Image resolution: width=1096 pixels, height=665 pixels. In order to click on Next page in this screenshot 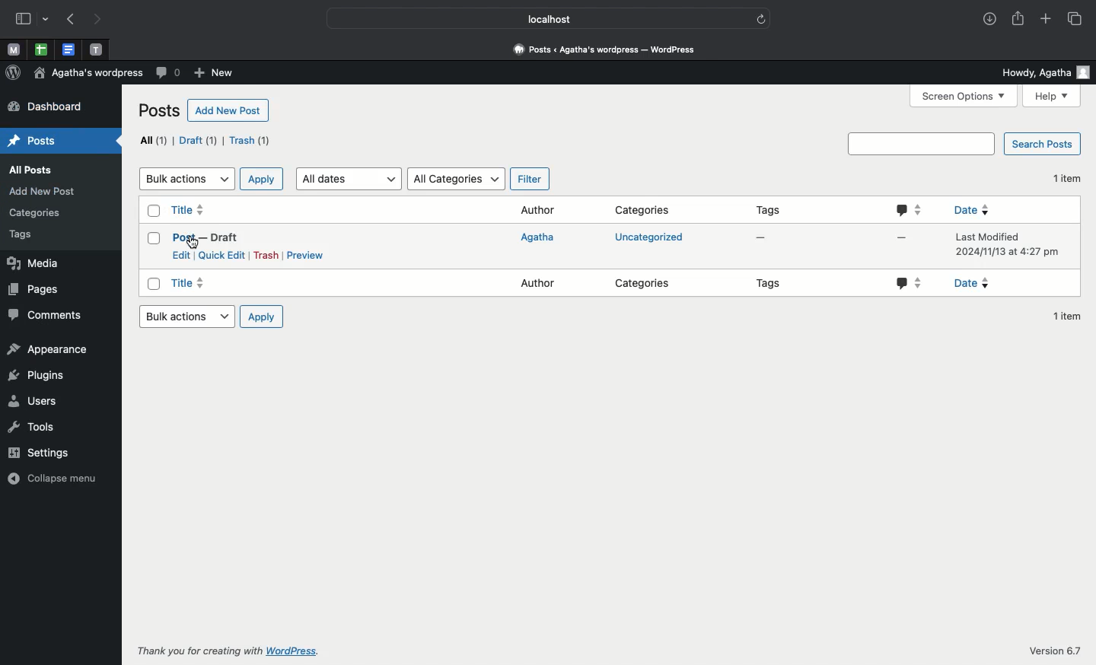, I will do `click(102, 20)`.